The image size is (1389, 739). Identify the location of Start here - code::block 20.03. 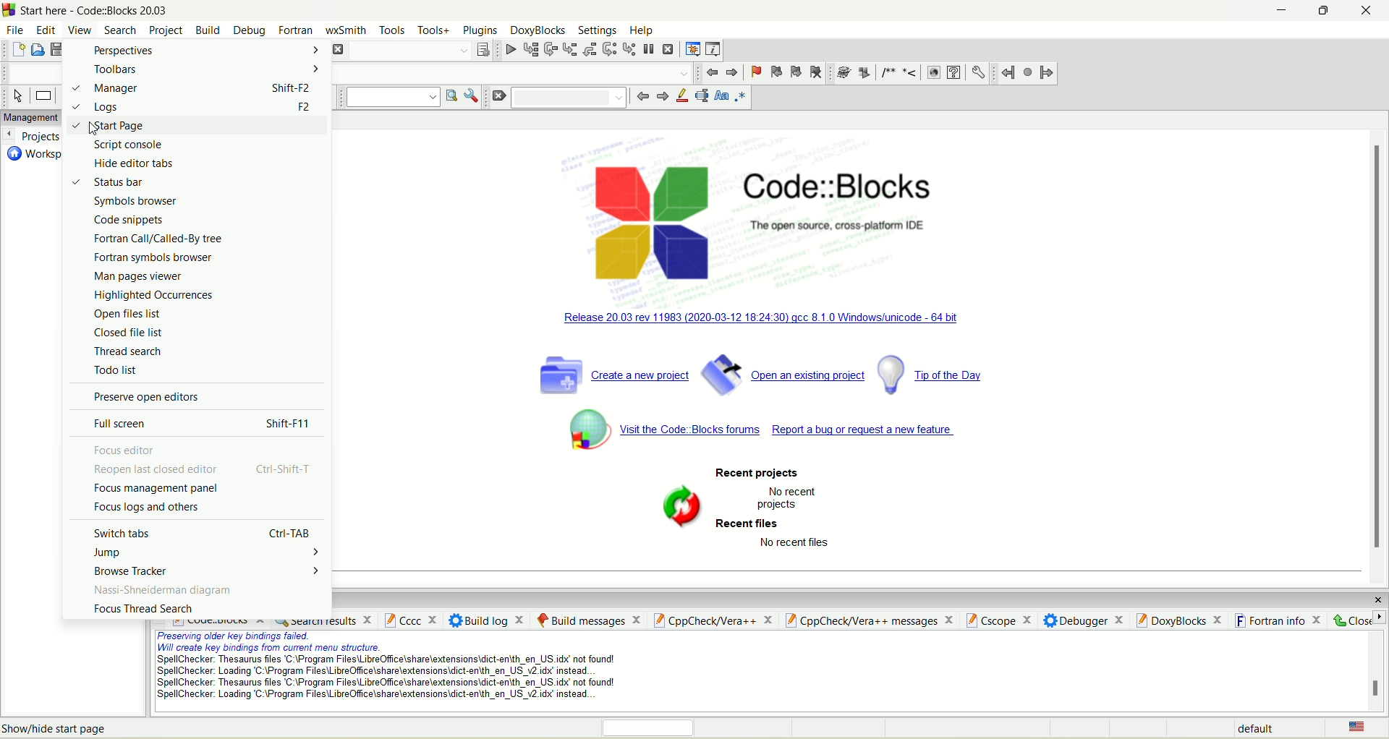
(98, 10).